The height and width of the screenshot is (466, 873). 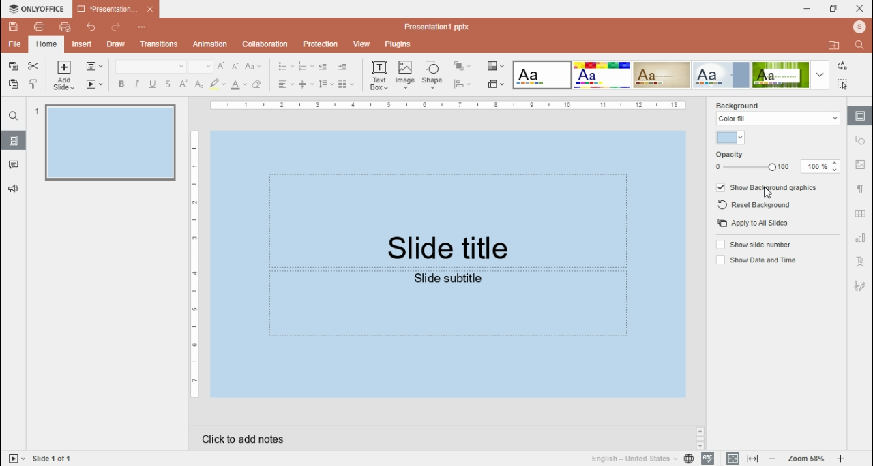 What do you see at coordinates (12, 189) in the screenshot?
I see `feedback & support` at bounding box center [12, 189].